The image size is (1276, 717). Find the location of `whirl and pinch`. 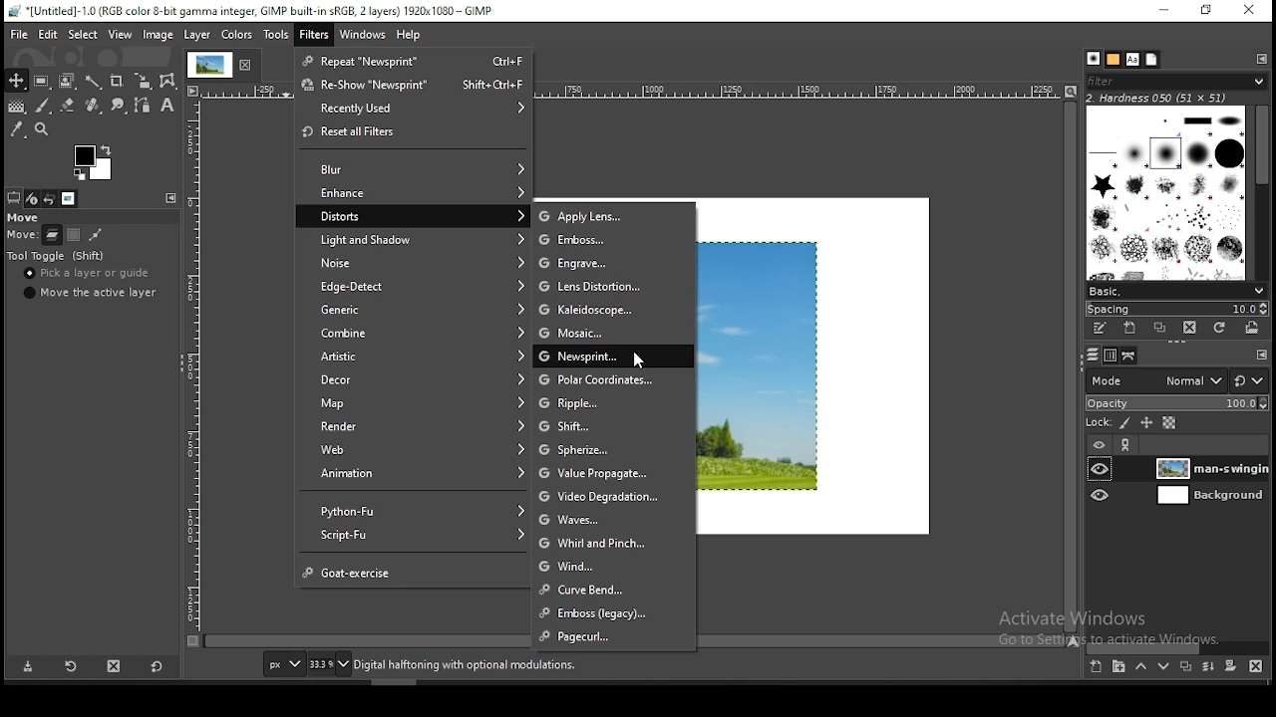

whirl and pinch is located at coordinates (612, 544).